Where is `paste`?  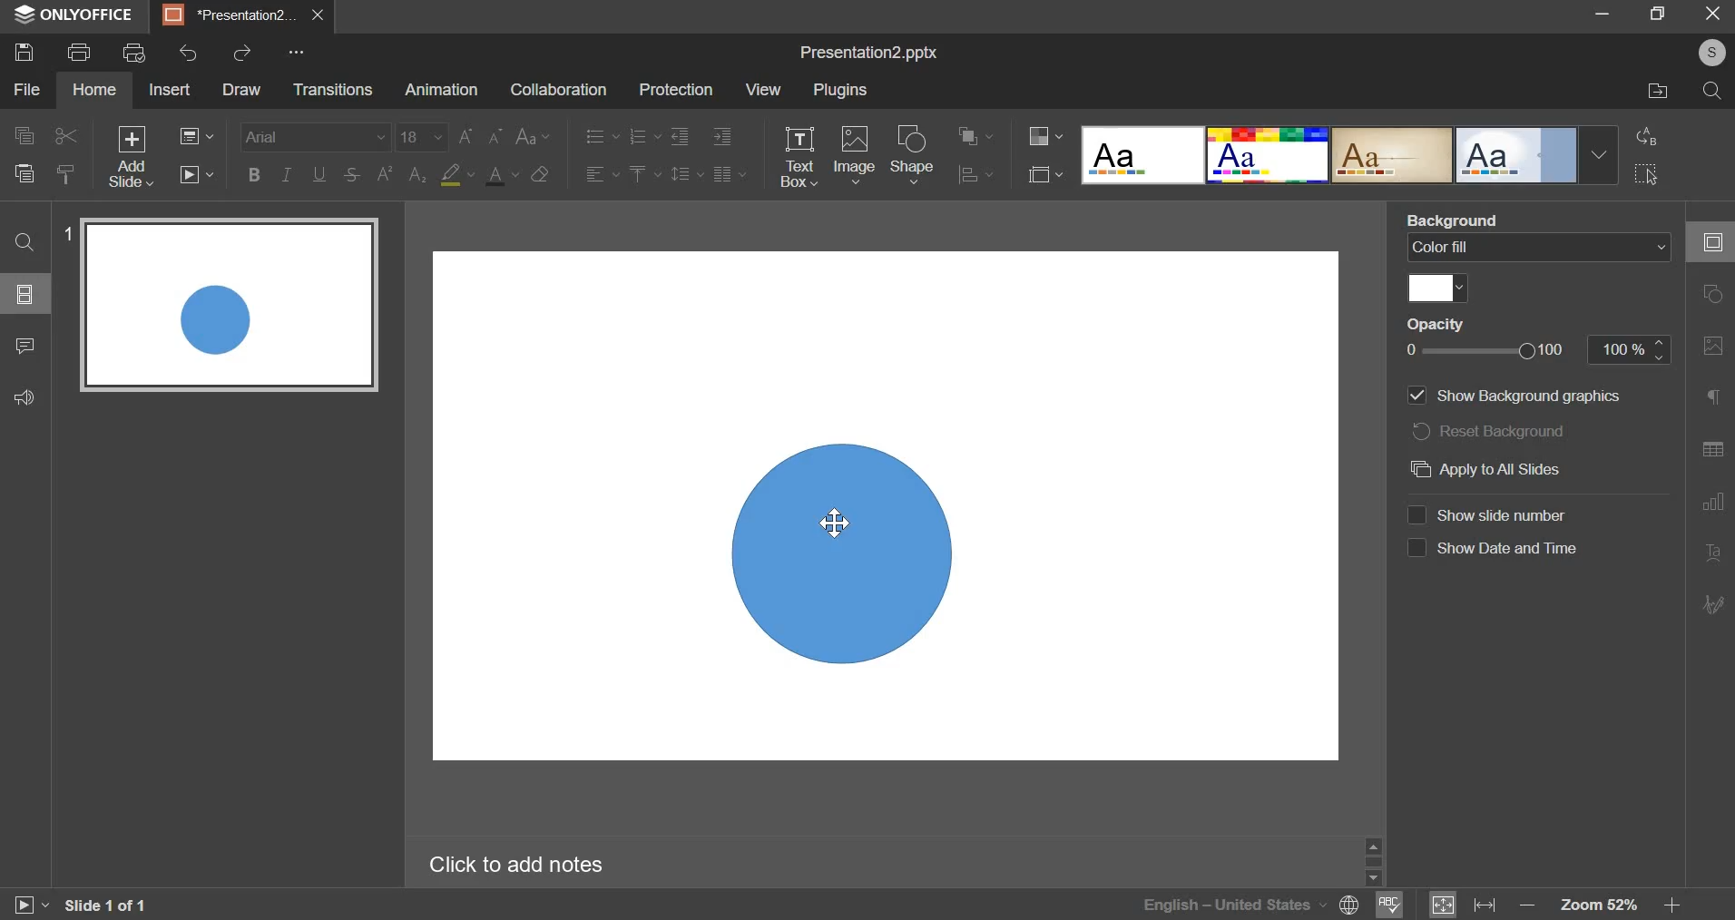 paste is located at coordinates (24, 171).